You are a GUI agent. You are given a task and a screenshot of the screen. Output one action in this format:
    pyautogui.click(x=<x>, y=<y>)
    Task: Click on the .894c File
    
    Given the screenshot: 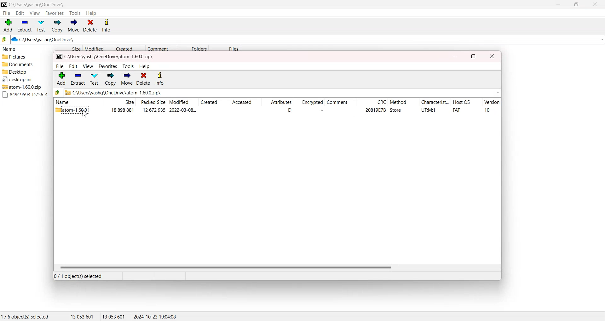 What is the action you would take?
    pyautogui.click(x=25, y=95)
    